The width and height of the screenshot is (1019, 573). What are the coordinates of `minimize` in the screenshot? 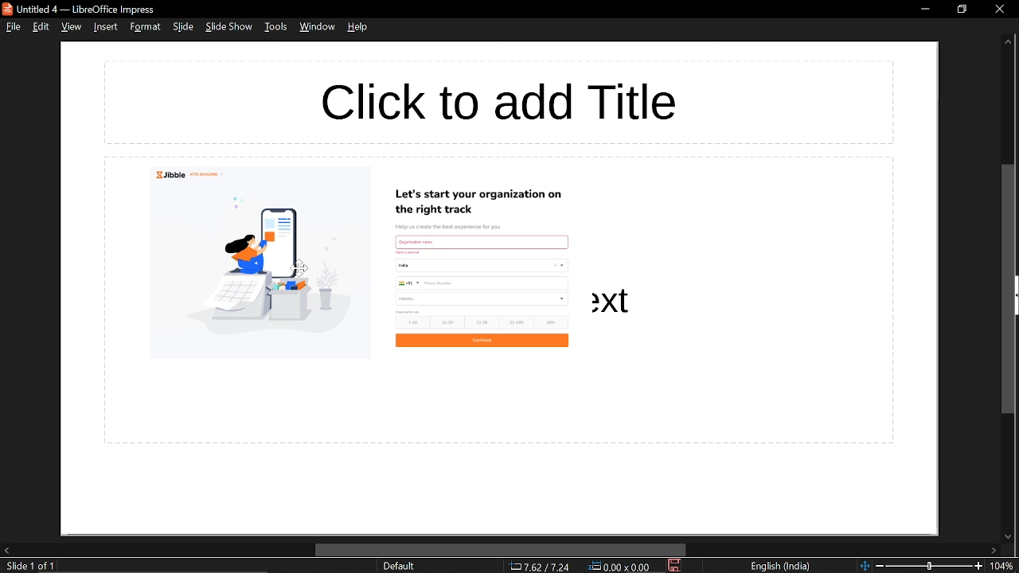 It's located at (925, 8).